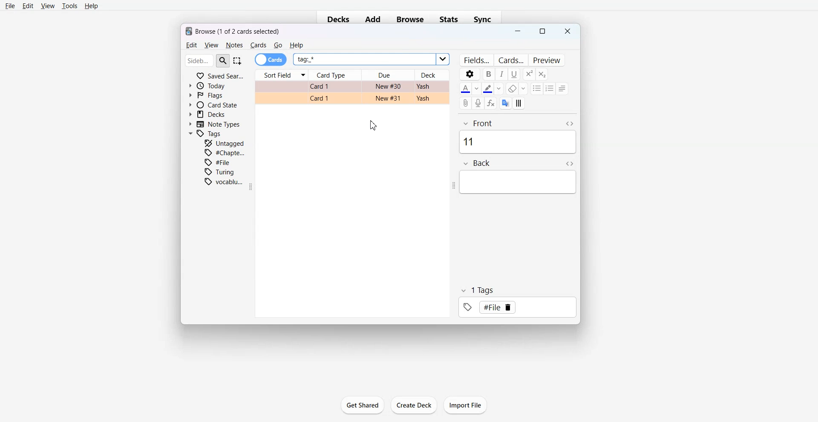  What do you see at coordinates (213, 104) in the screenshot?
I see `Card State` at bounding box center [213, 104].